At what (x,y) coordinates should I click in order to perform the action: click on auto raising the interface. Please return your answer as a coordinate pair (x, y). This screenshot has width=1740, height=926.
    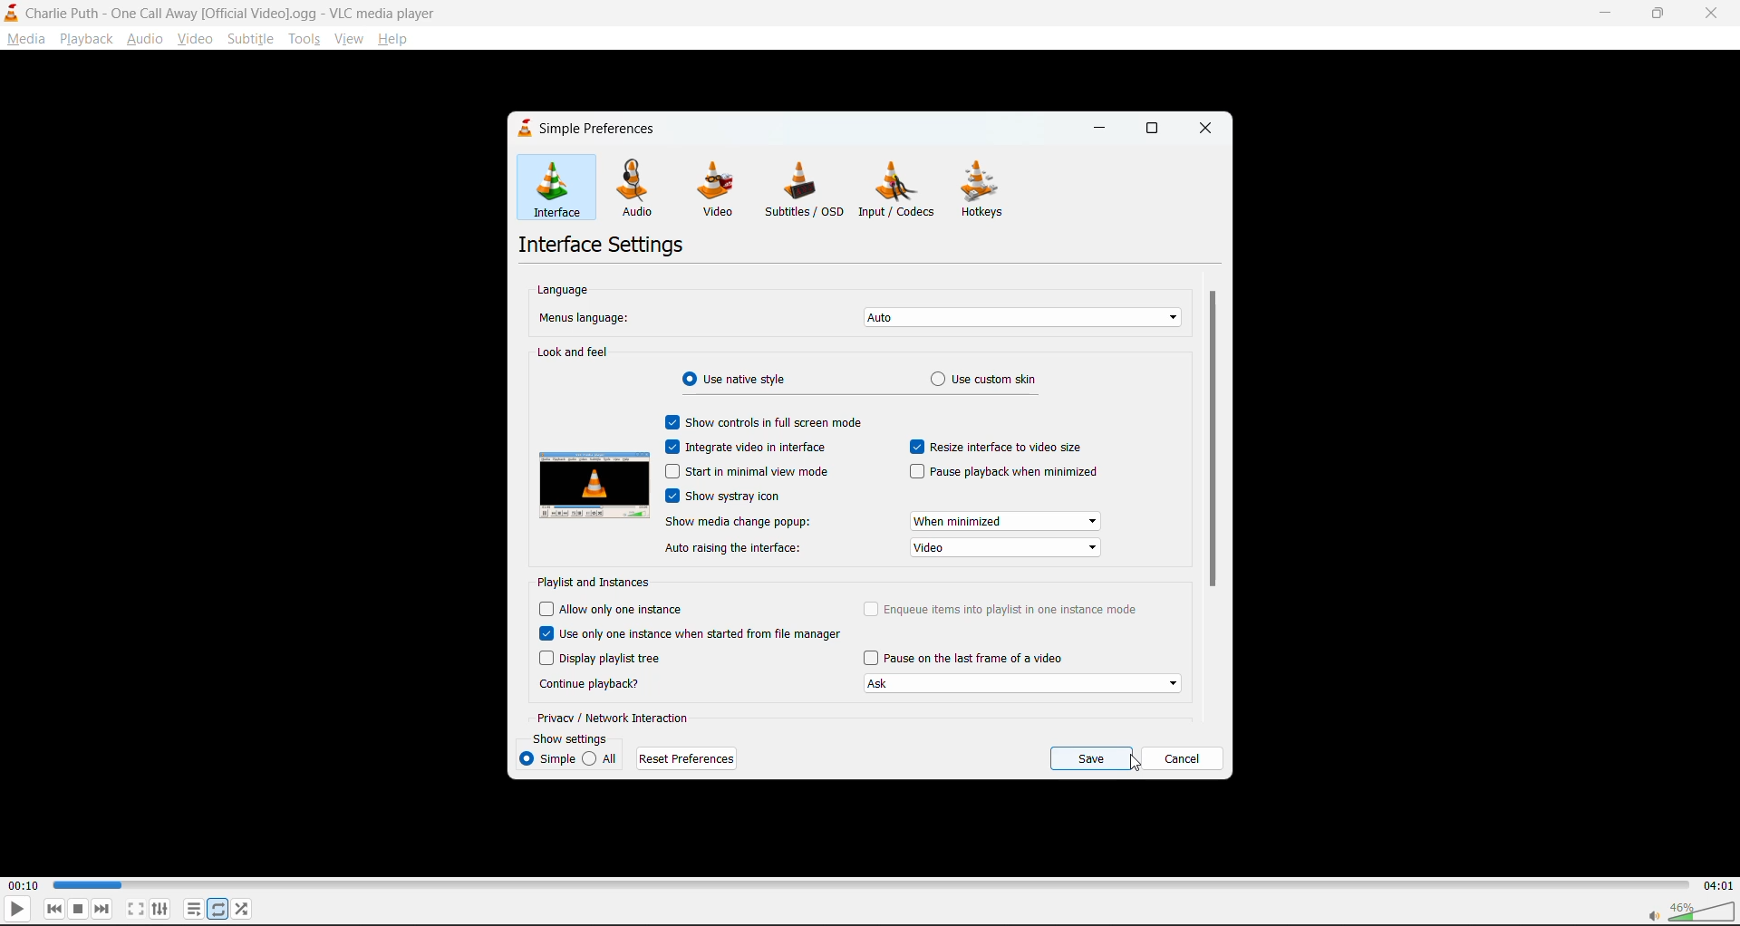
    Looking at the image, I should click on (739, 548).